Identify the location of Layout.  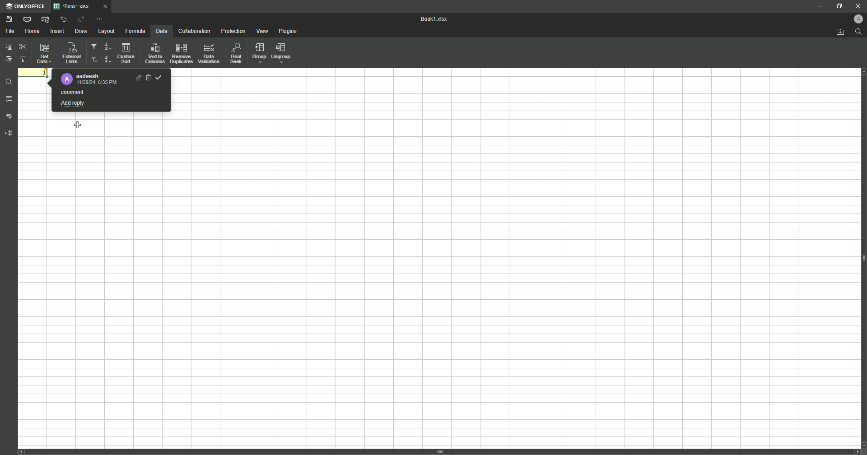
(106, 31).